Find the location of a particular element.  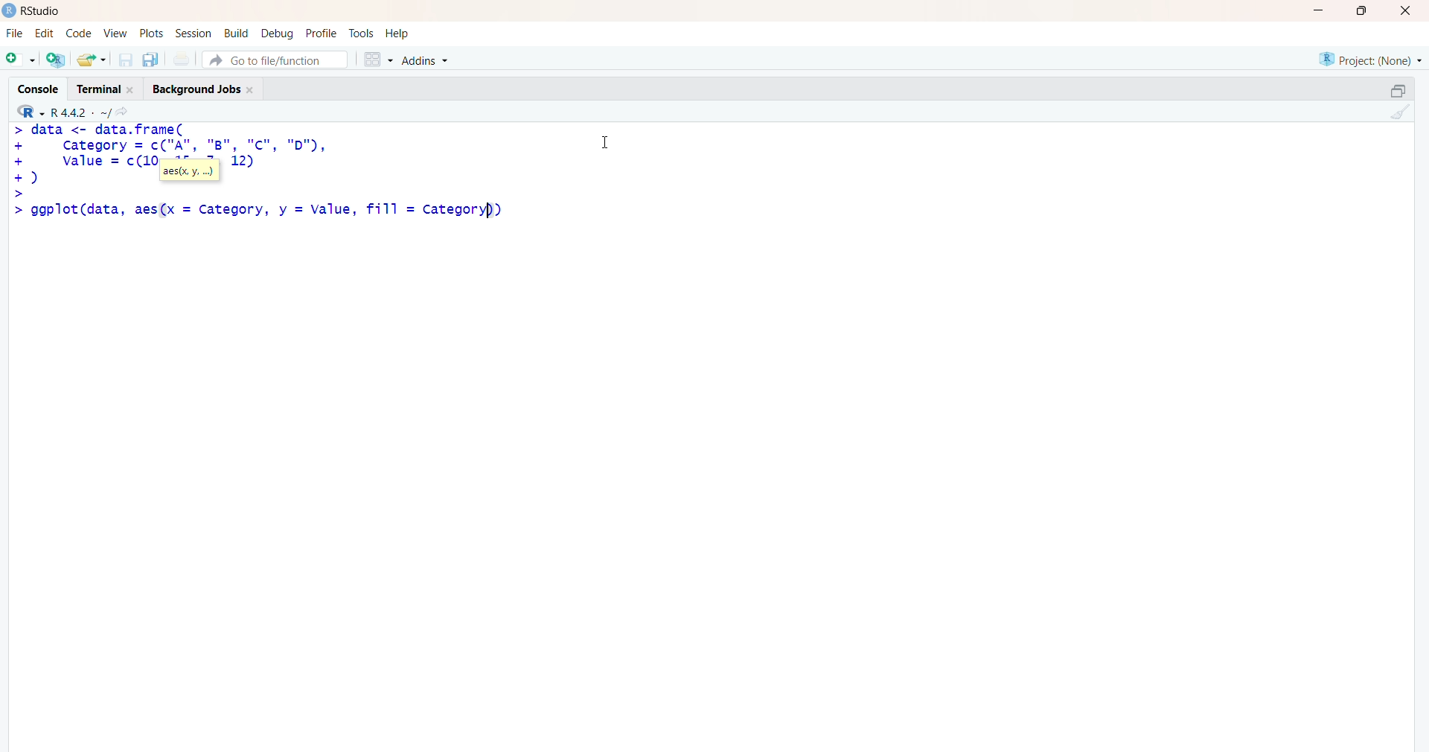

tools is located at coordinates (362, 34).